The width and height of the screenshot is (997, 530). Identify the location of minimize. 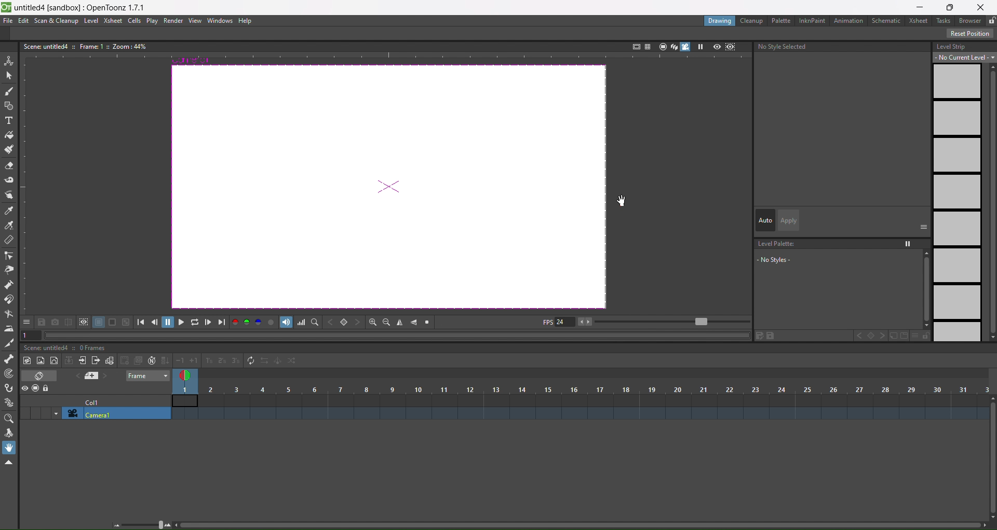
(919, 7).